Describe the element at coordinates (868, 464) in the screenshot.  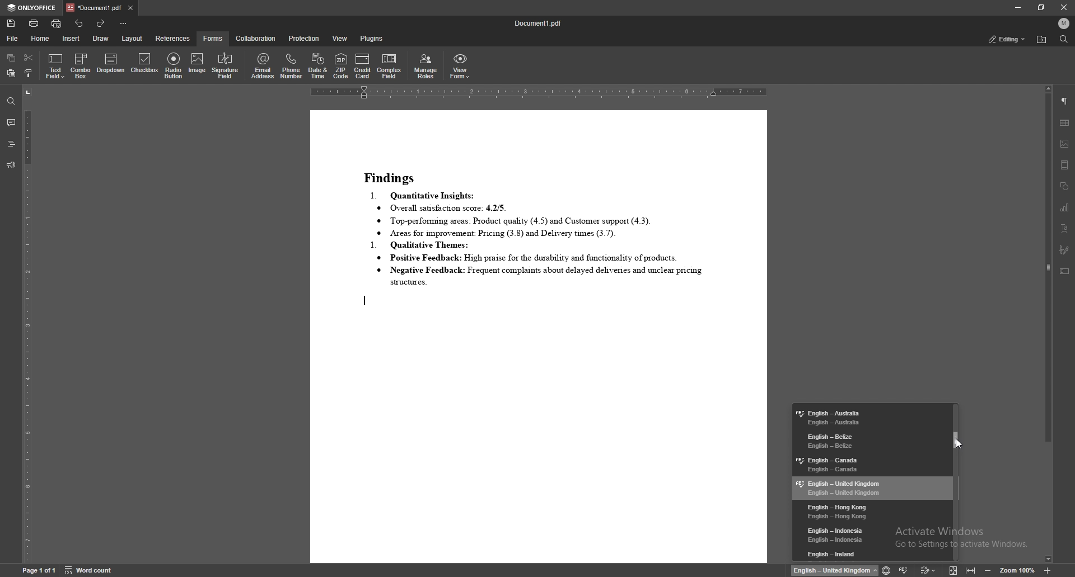
I see `language` at that location.